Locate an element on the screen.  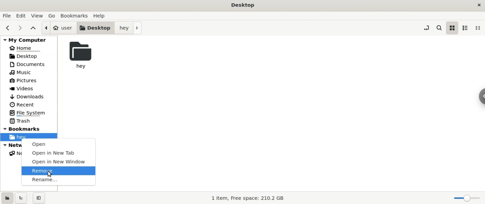
downloads is located at coordinates (28, 96).